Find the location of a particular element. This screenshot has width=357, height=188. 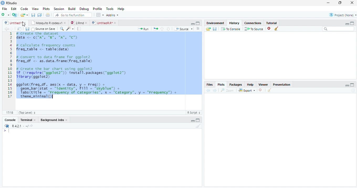

Workspace panes is located at coordinates (99, 15).